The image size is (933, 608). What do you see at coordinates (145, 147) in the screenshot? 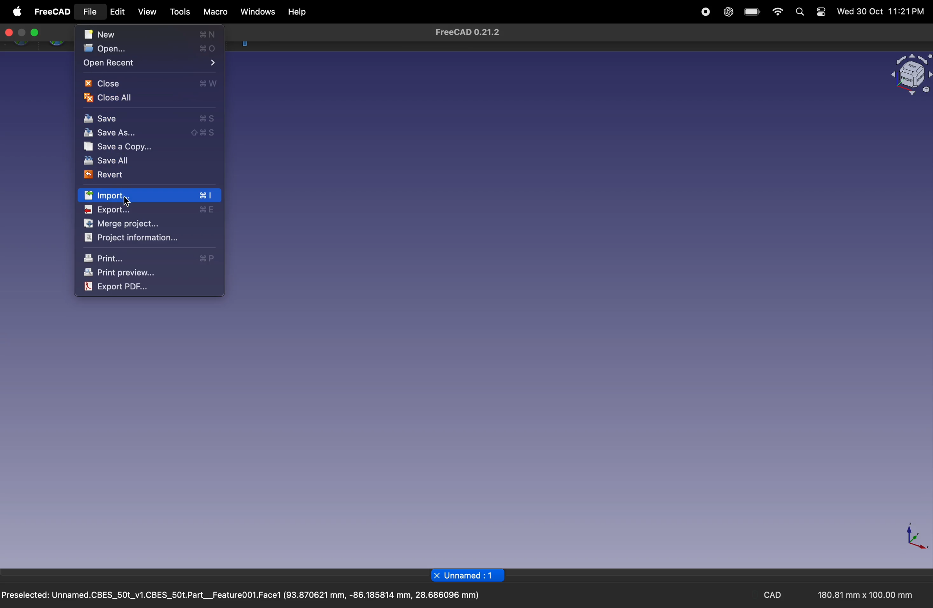
I see `save a copy` at bounding box center [145, 147].